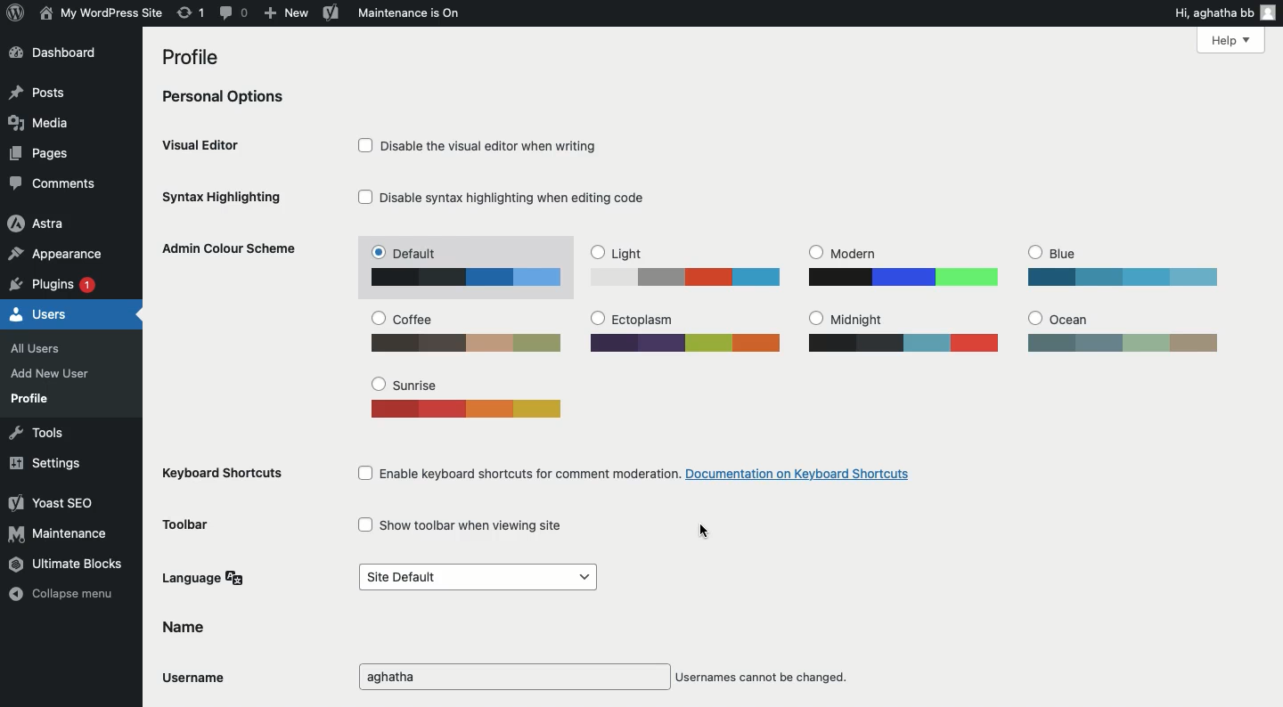 The height and width of the screenshot is (707, 1283). I want to click on Toolbar, so click(188, 524).